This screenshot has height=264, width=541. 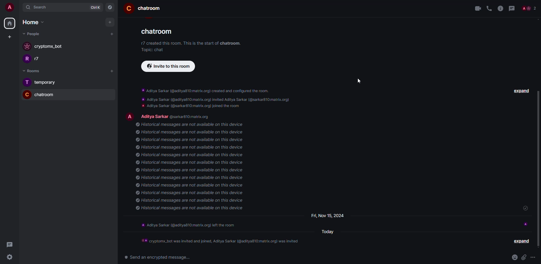 I want to click on expand, so click(x=521, y=92).